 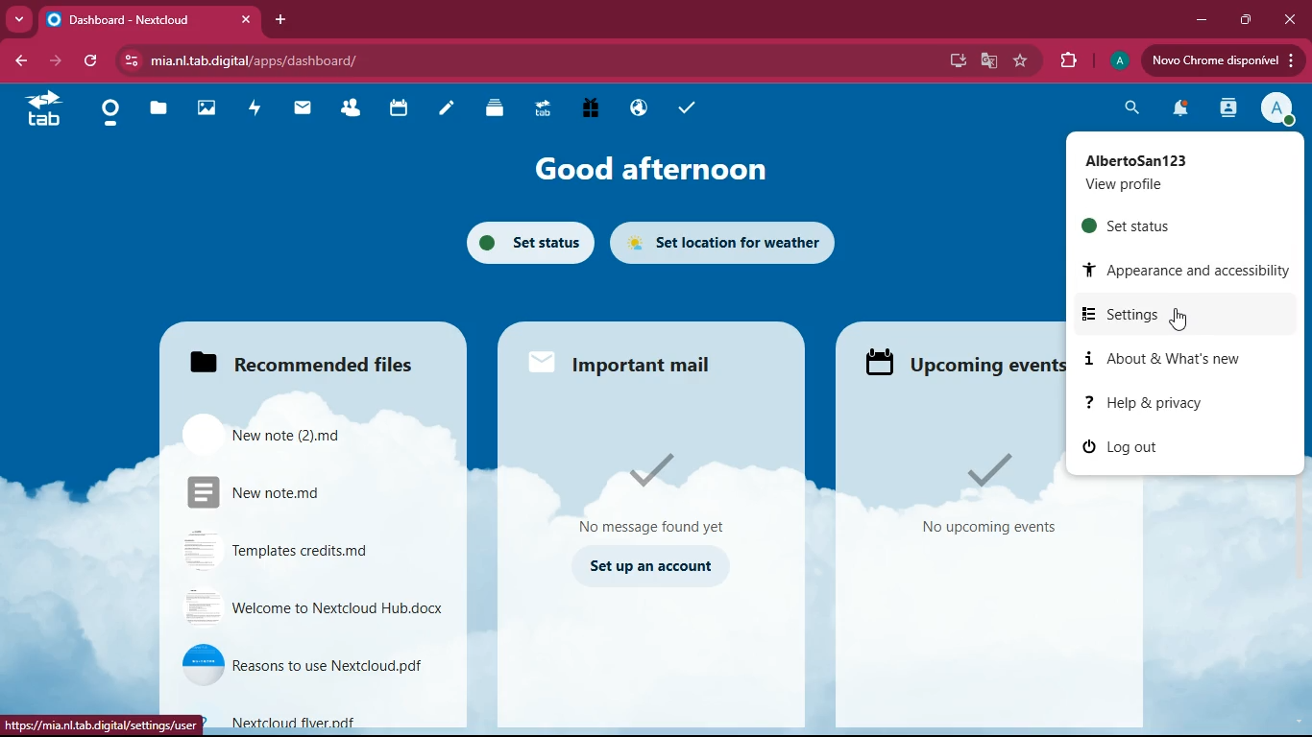 What do you see at coordinates (1175, 111) in the screenshot?
I see `notification` at bounding box center [1175, 111].